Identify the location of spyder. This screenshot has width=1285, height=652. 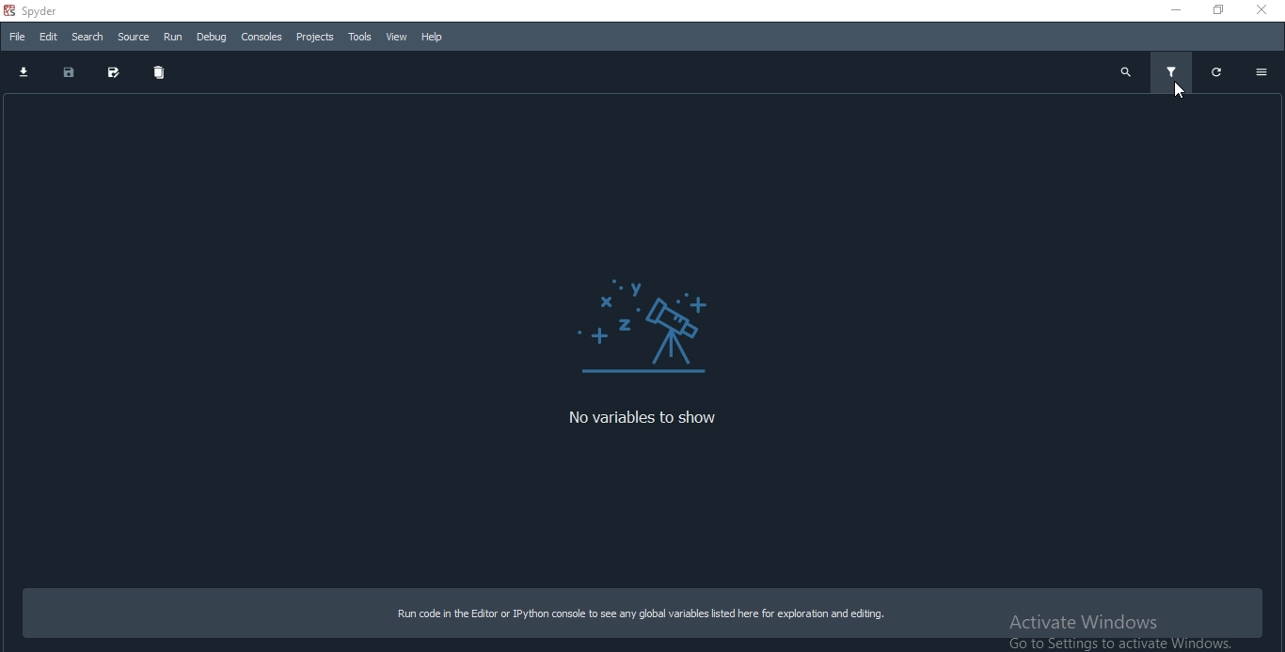
(39, 9).